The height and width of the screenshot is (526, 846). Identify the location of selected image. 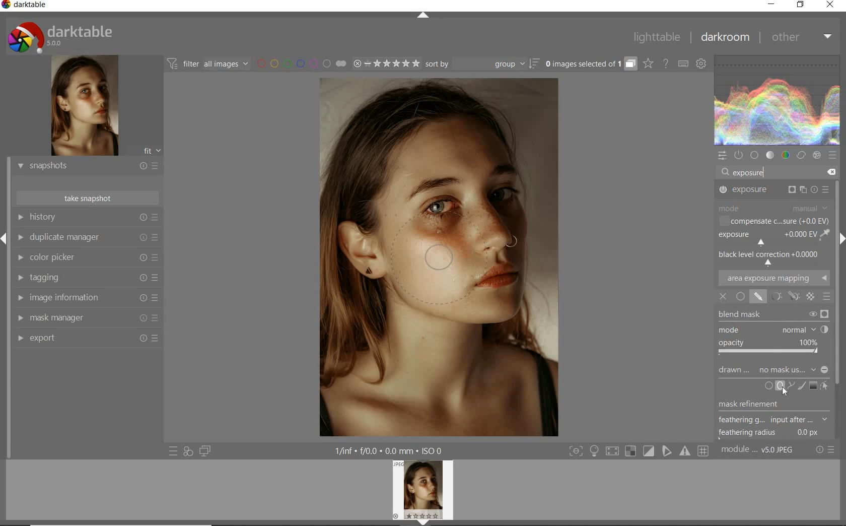
(441, 257).